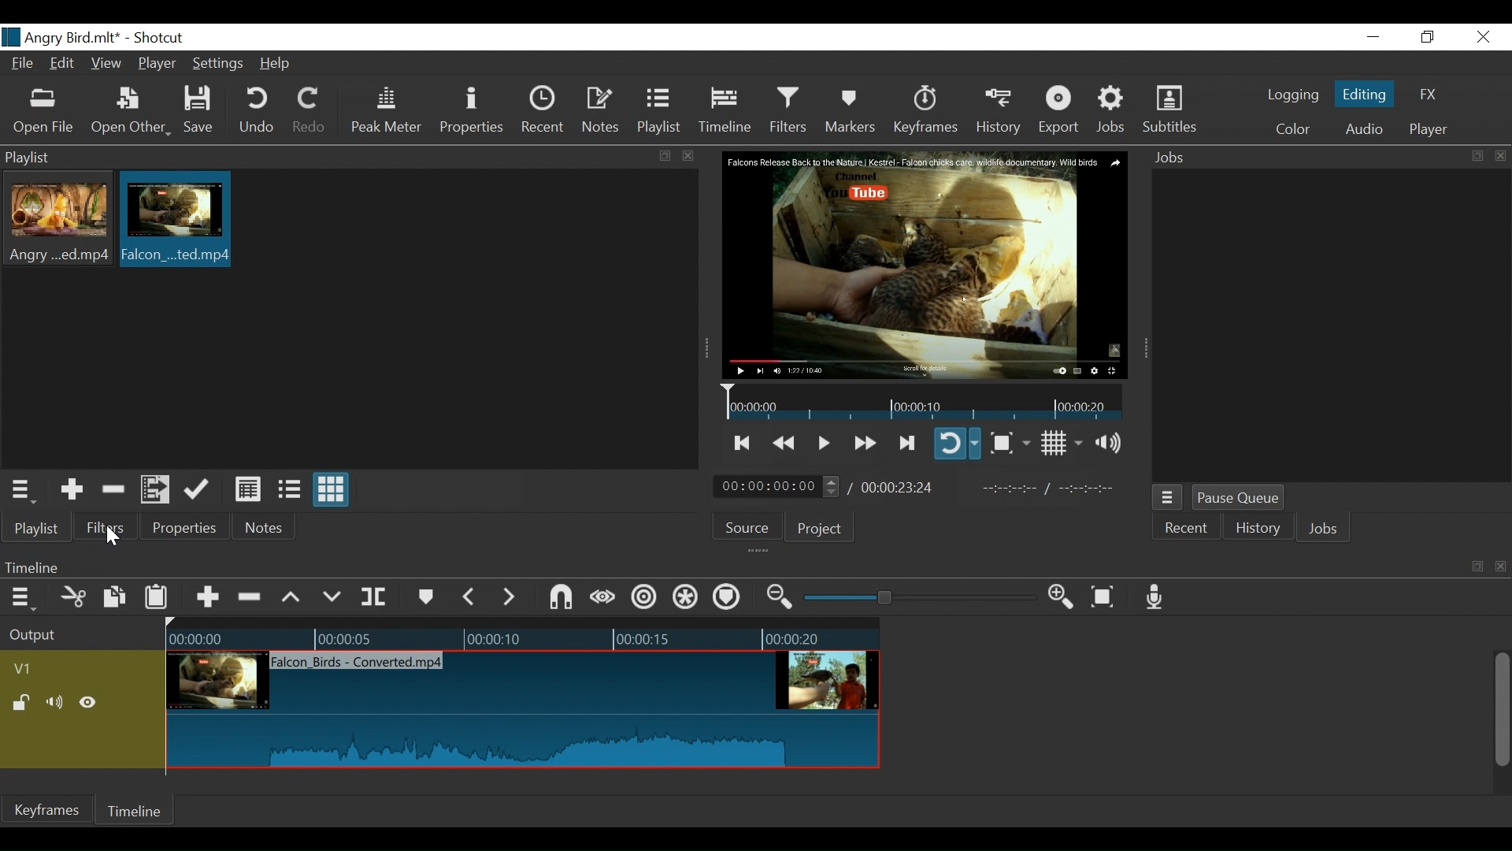  Describe the element at coordinates (88, 705) in the screenshot. I see `Hide` at that location.